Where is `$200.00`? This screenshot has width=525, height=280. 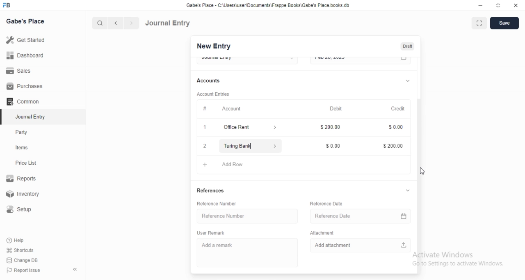
$200.00 is located at coordinates (393, 147).